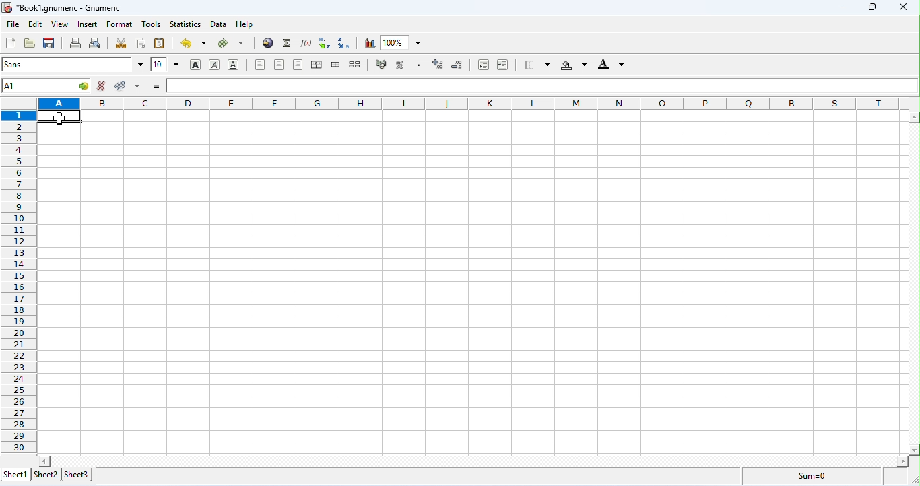 The image size is (920, 486). Describe the element at coordinates (261, 63) in the screenshot. I see `align left` at that location.